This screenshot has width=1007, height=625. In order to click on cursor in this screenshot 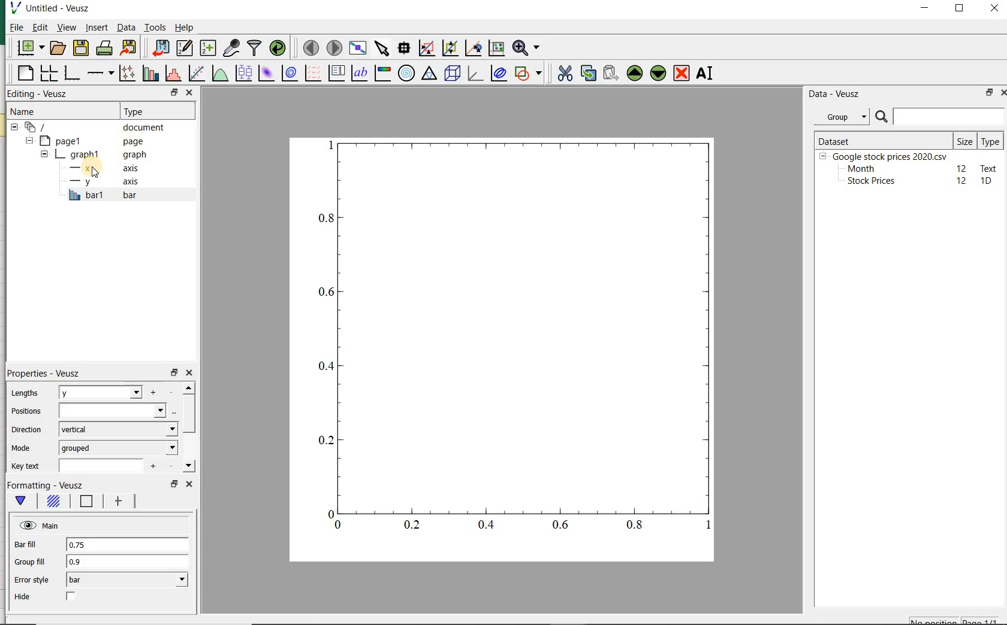, I will do `click(92, 175)`.